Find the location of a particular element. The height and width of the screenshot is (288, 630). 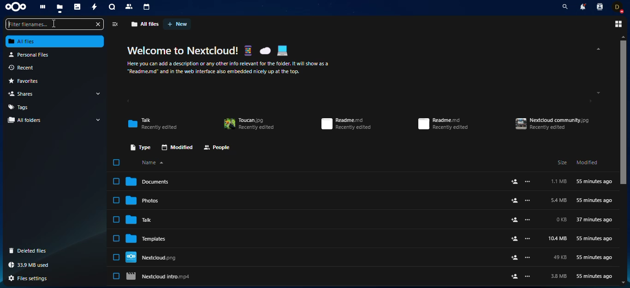

contact is located at coordinates (130, 6).